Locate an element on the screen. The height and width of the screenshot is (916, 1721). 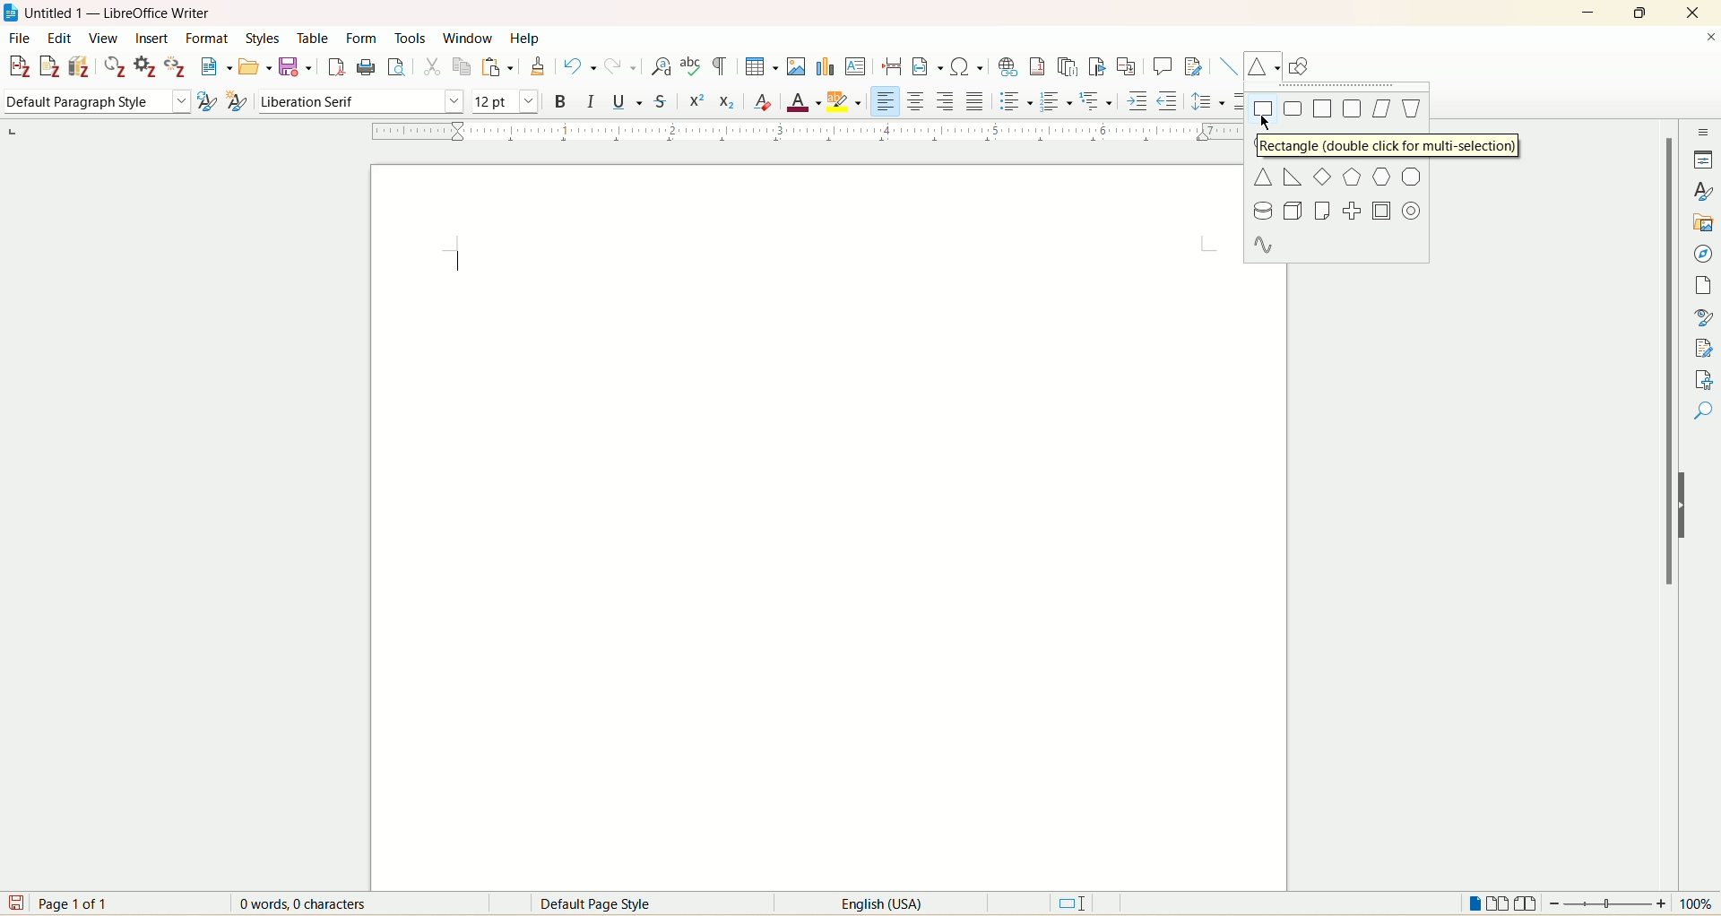
format is located at coordinates (211, 39).